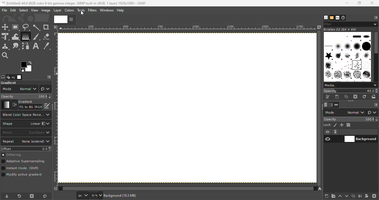  What do you see at coordinates (375, 105) in the screenshot?
I see `Configure this tab` at bounding box center [375, 105].